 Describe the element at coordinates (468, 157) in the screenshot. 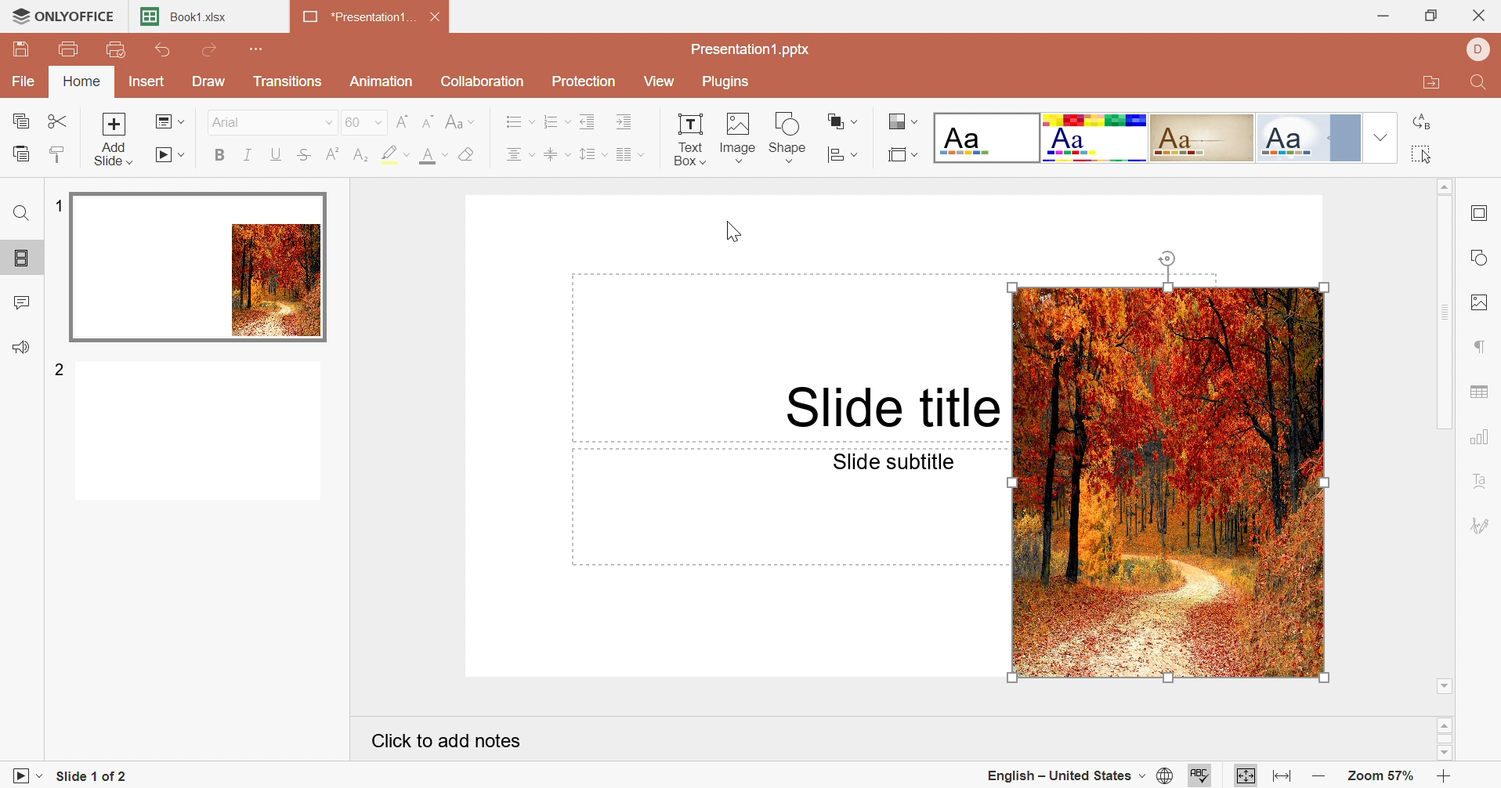

I see `Clear` at that location.